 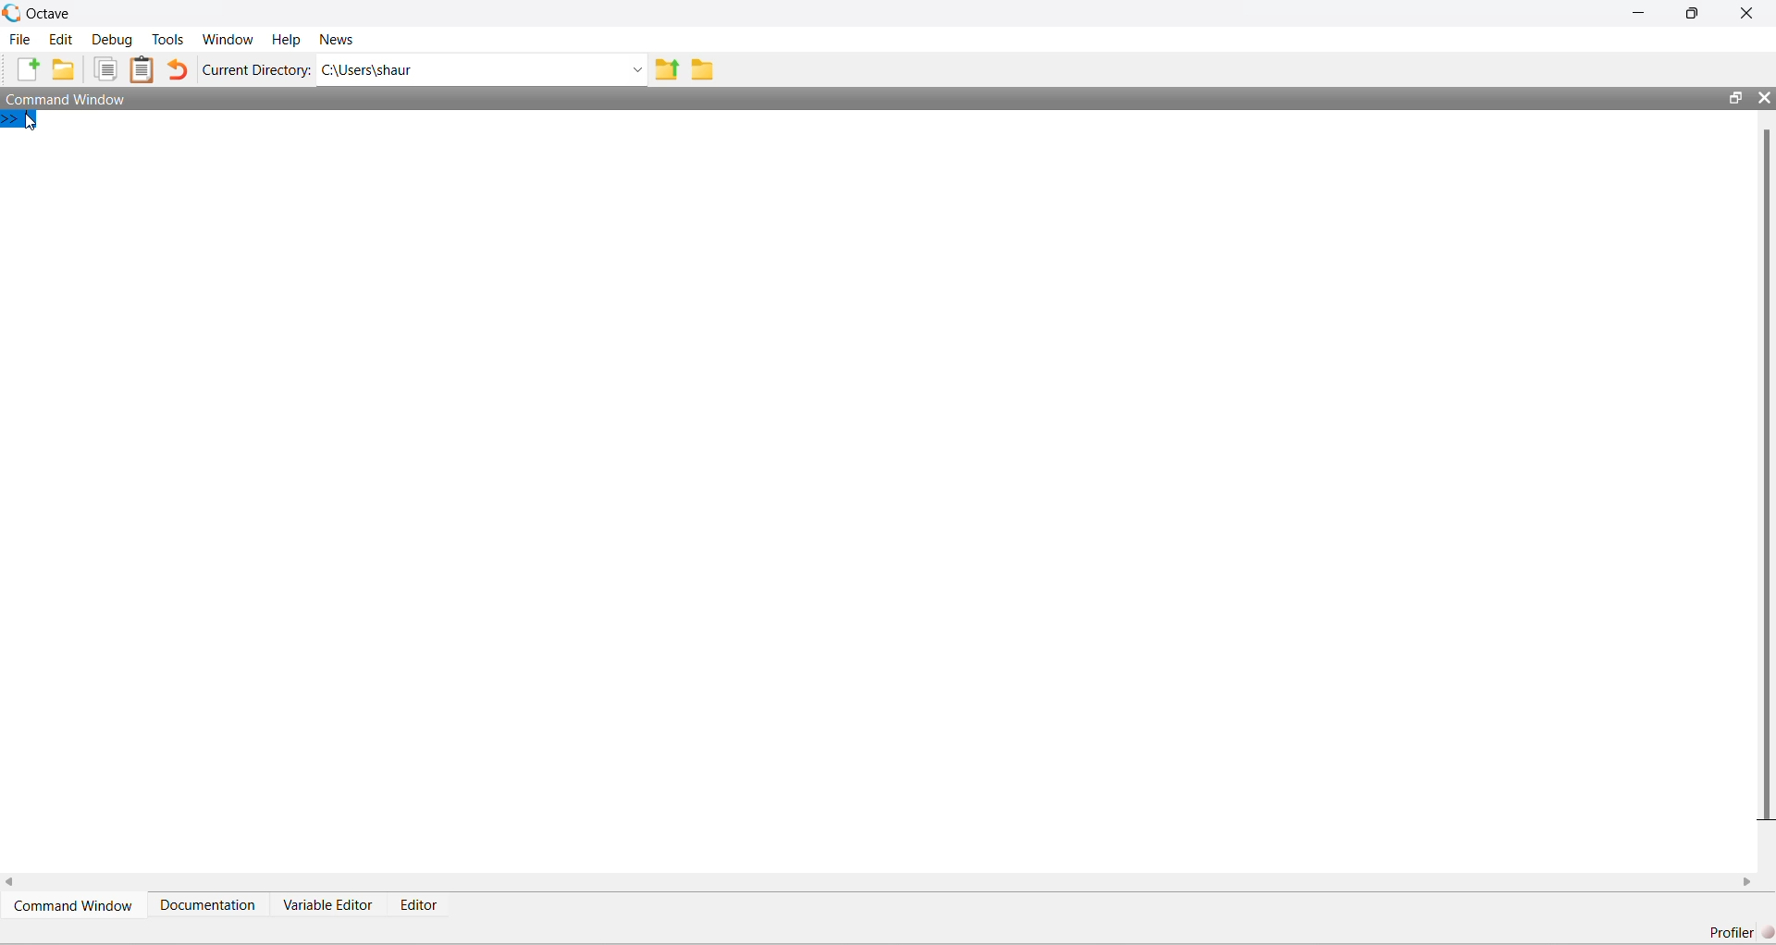 What do you see at coordinates (227, 39) in the screenshot?
I see `Window` at bounding box center [227, 39].